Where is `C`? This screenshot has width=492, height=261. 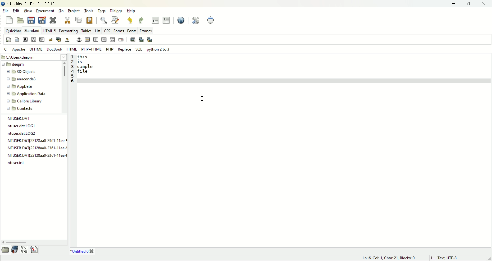
C is located at coordinates (6, 49).